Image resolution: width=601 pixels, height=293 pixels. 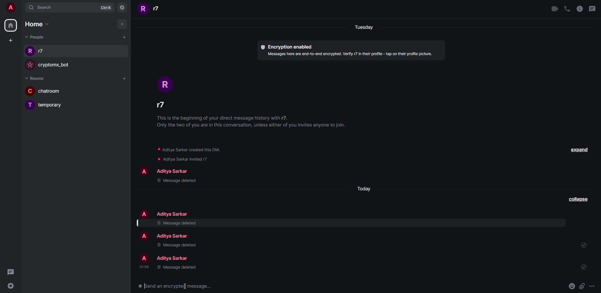 I want to click on emoji, so click(x=571, y=285).